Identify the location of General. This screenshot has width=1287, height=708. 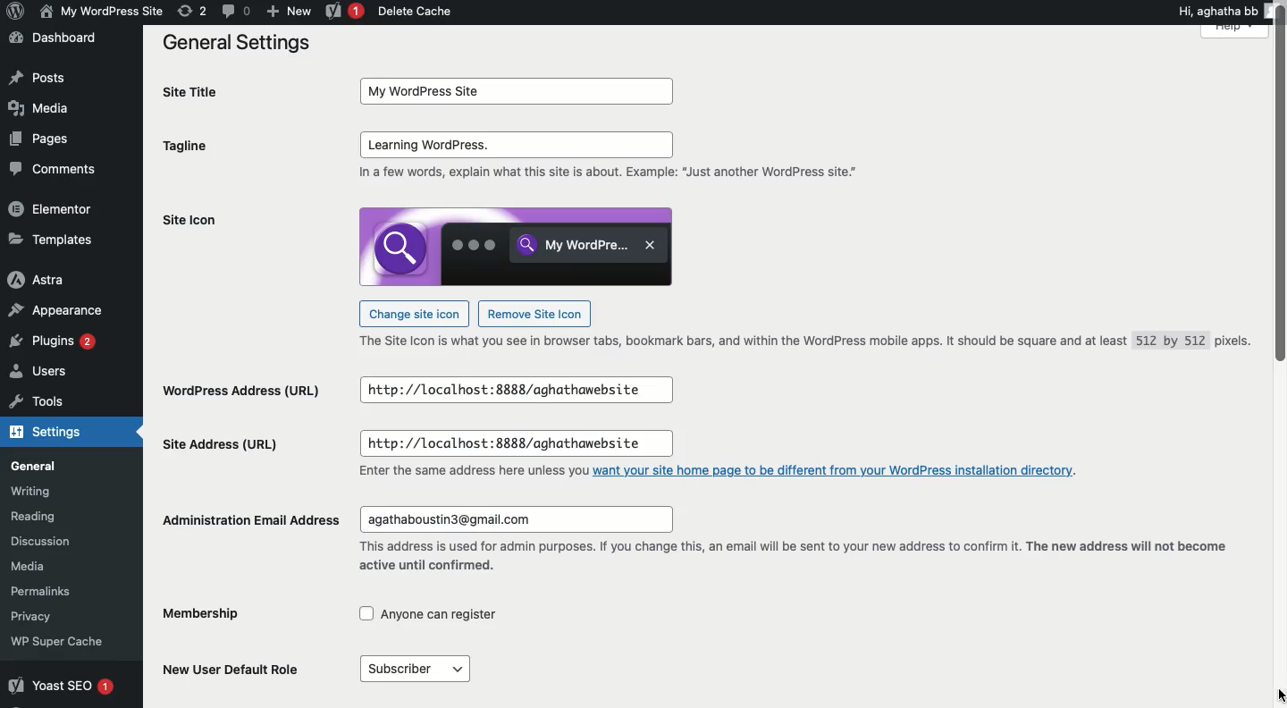
(57, 465).